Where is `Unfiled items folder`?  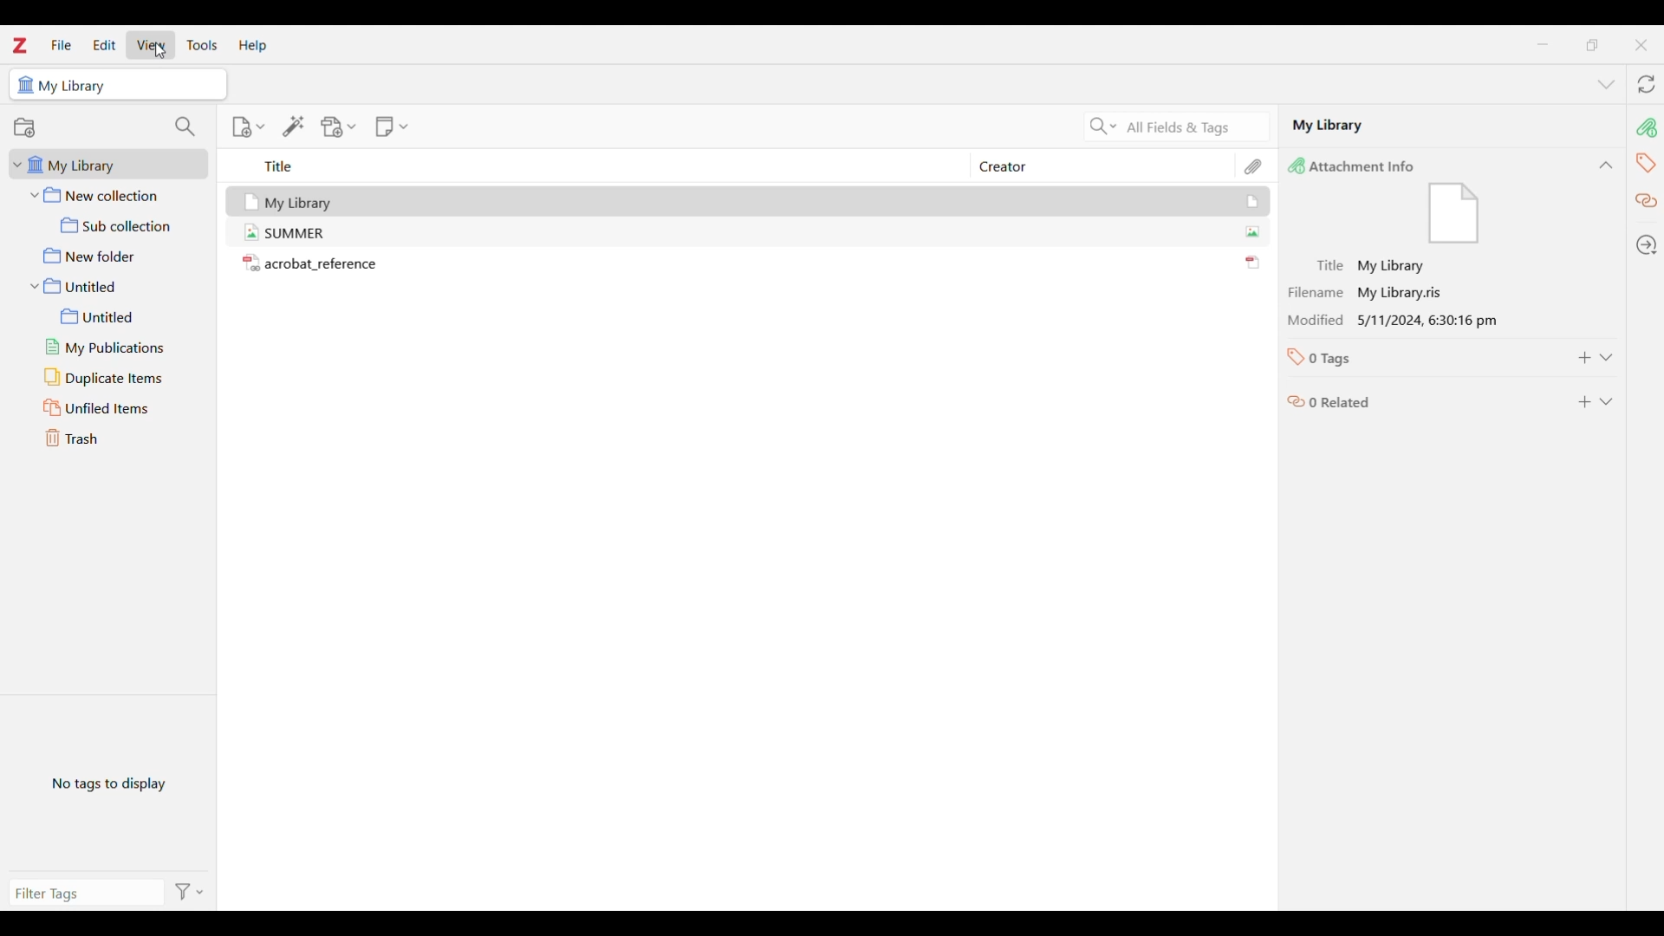
Unfiled items folder is located at coordinates (114, 407).